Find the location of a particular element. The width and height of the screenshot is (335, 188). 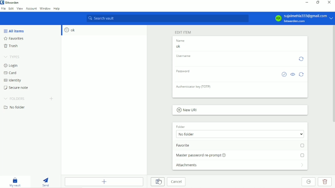

Updated: Dec 13, 2024, 11:41:44 AM is located at coordinates (235, 60).